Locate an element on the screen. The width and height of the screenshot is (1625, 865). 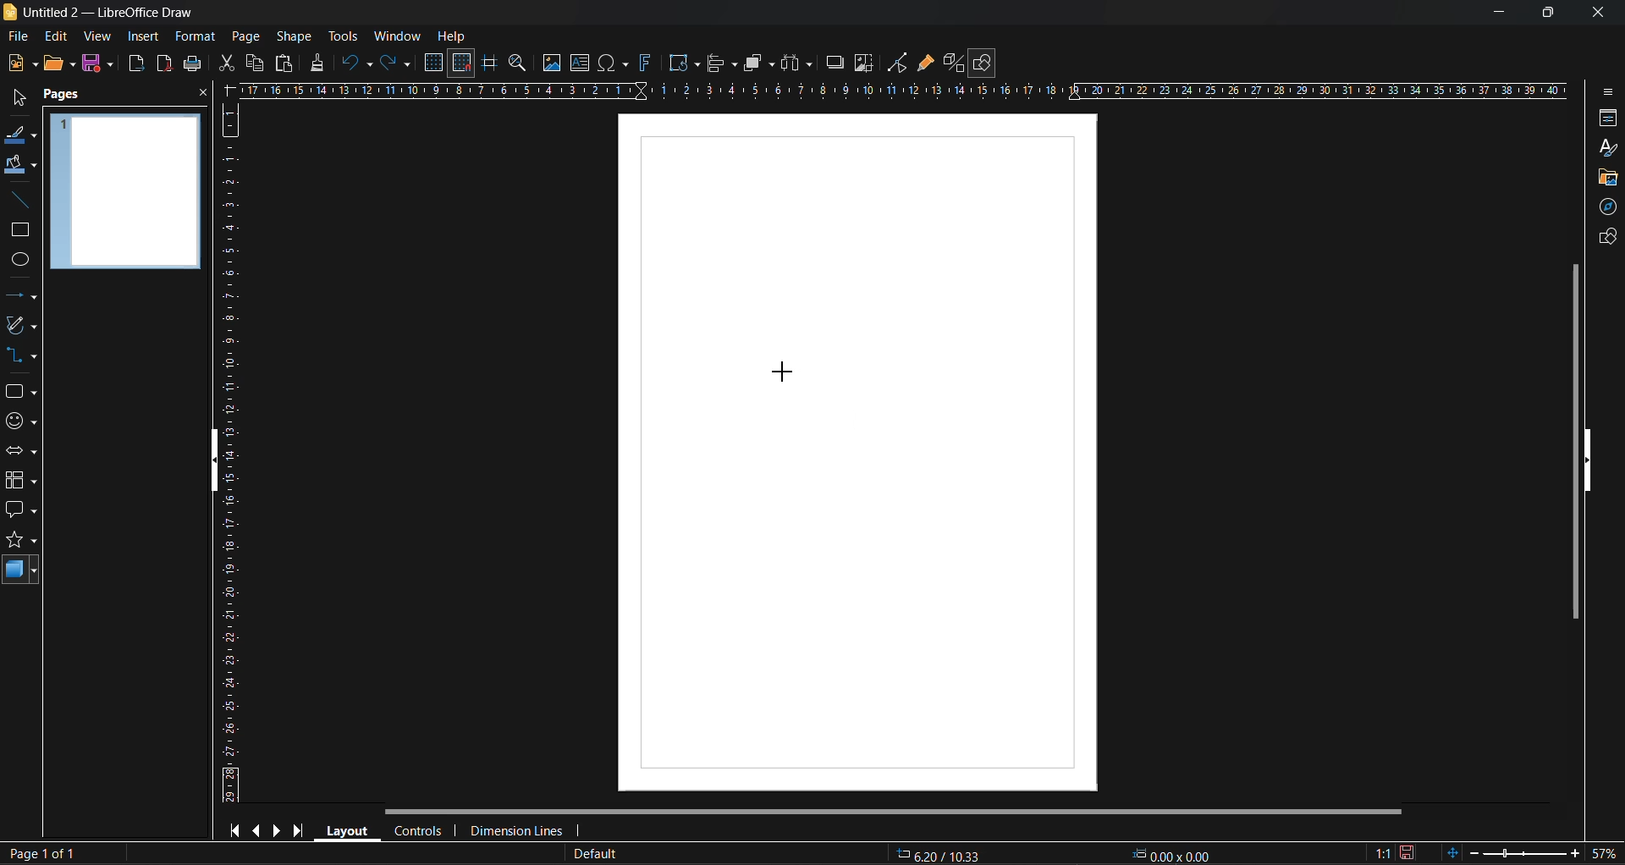
next is located at coordinates (278, 830).